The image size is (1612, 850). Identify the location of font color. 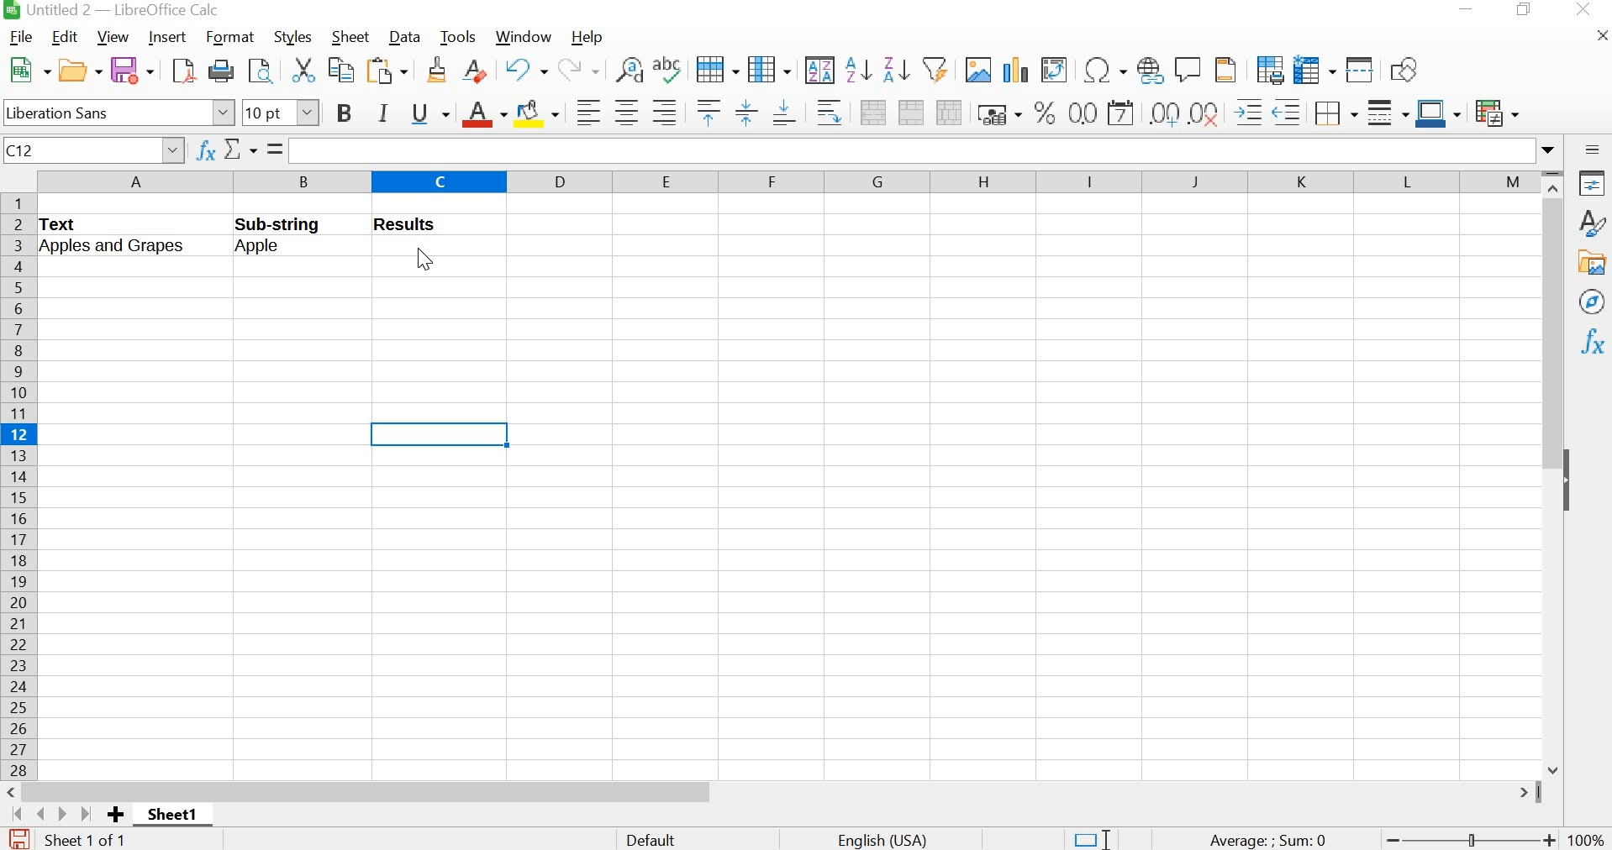
(482, 114).